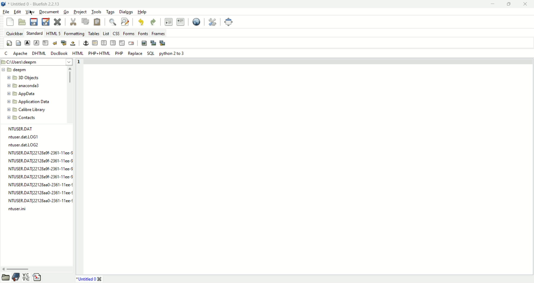 The image size is (534, 283). Describe the element at coordinates (6, 53) in the screenshot. I see `c` at that location.